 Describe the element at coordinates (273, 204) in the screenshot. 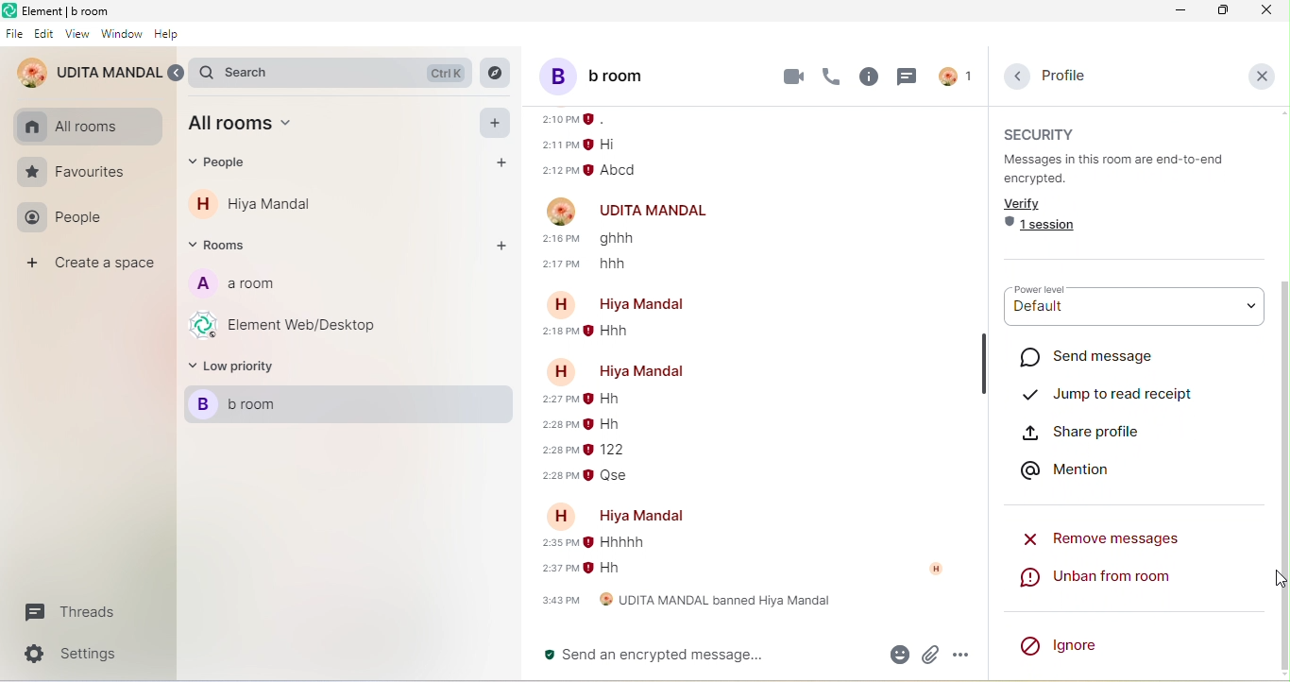

I see `hiya mandal` at that location.